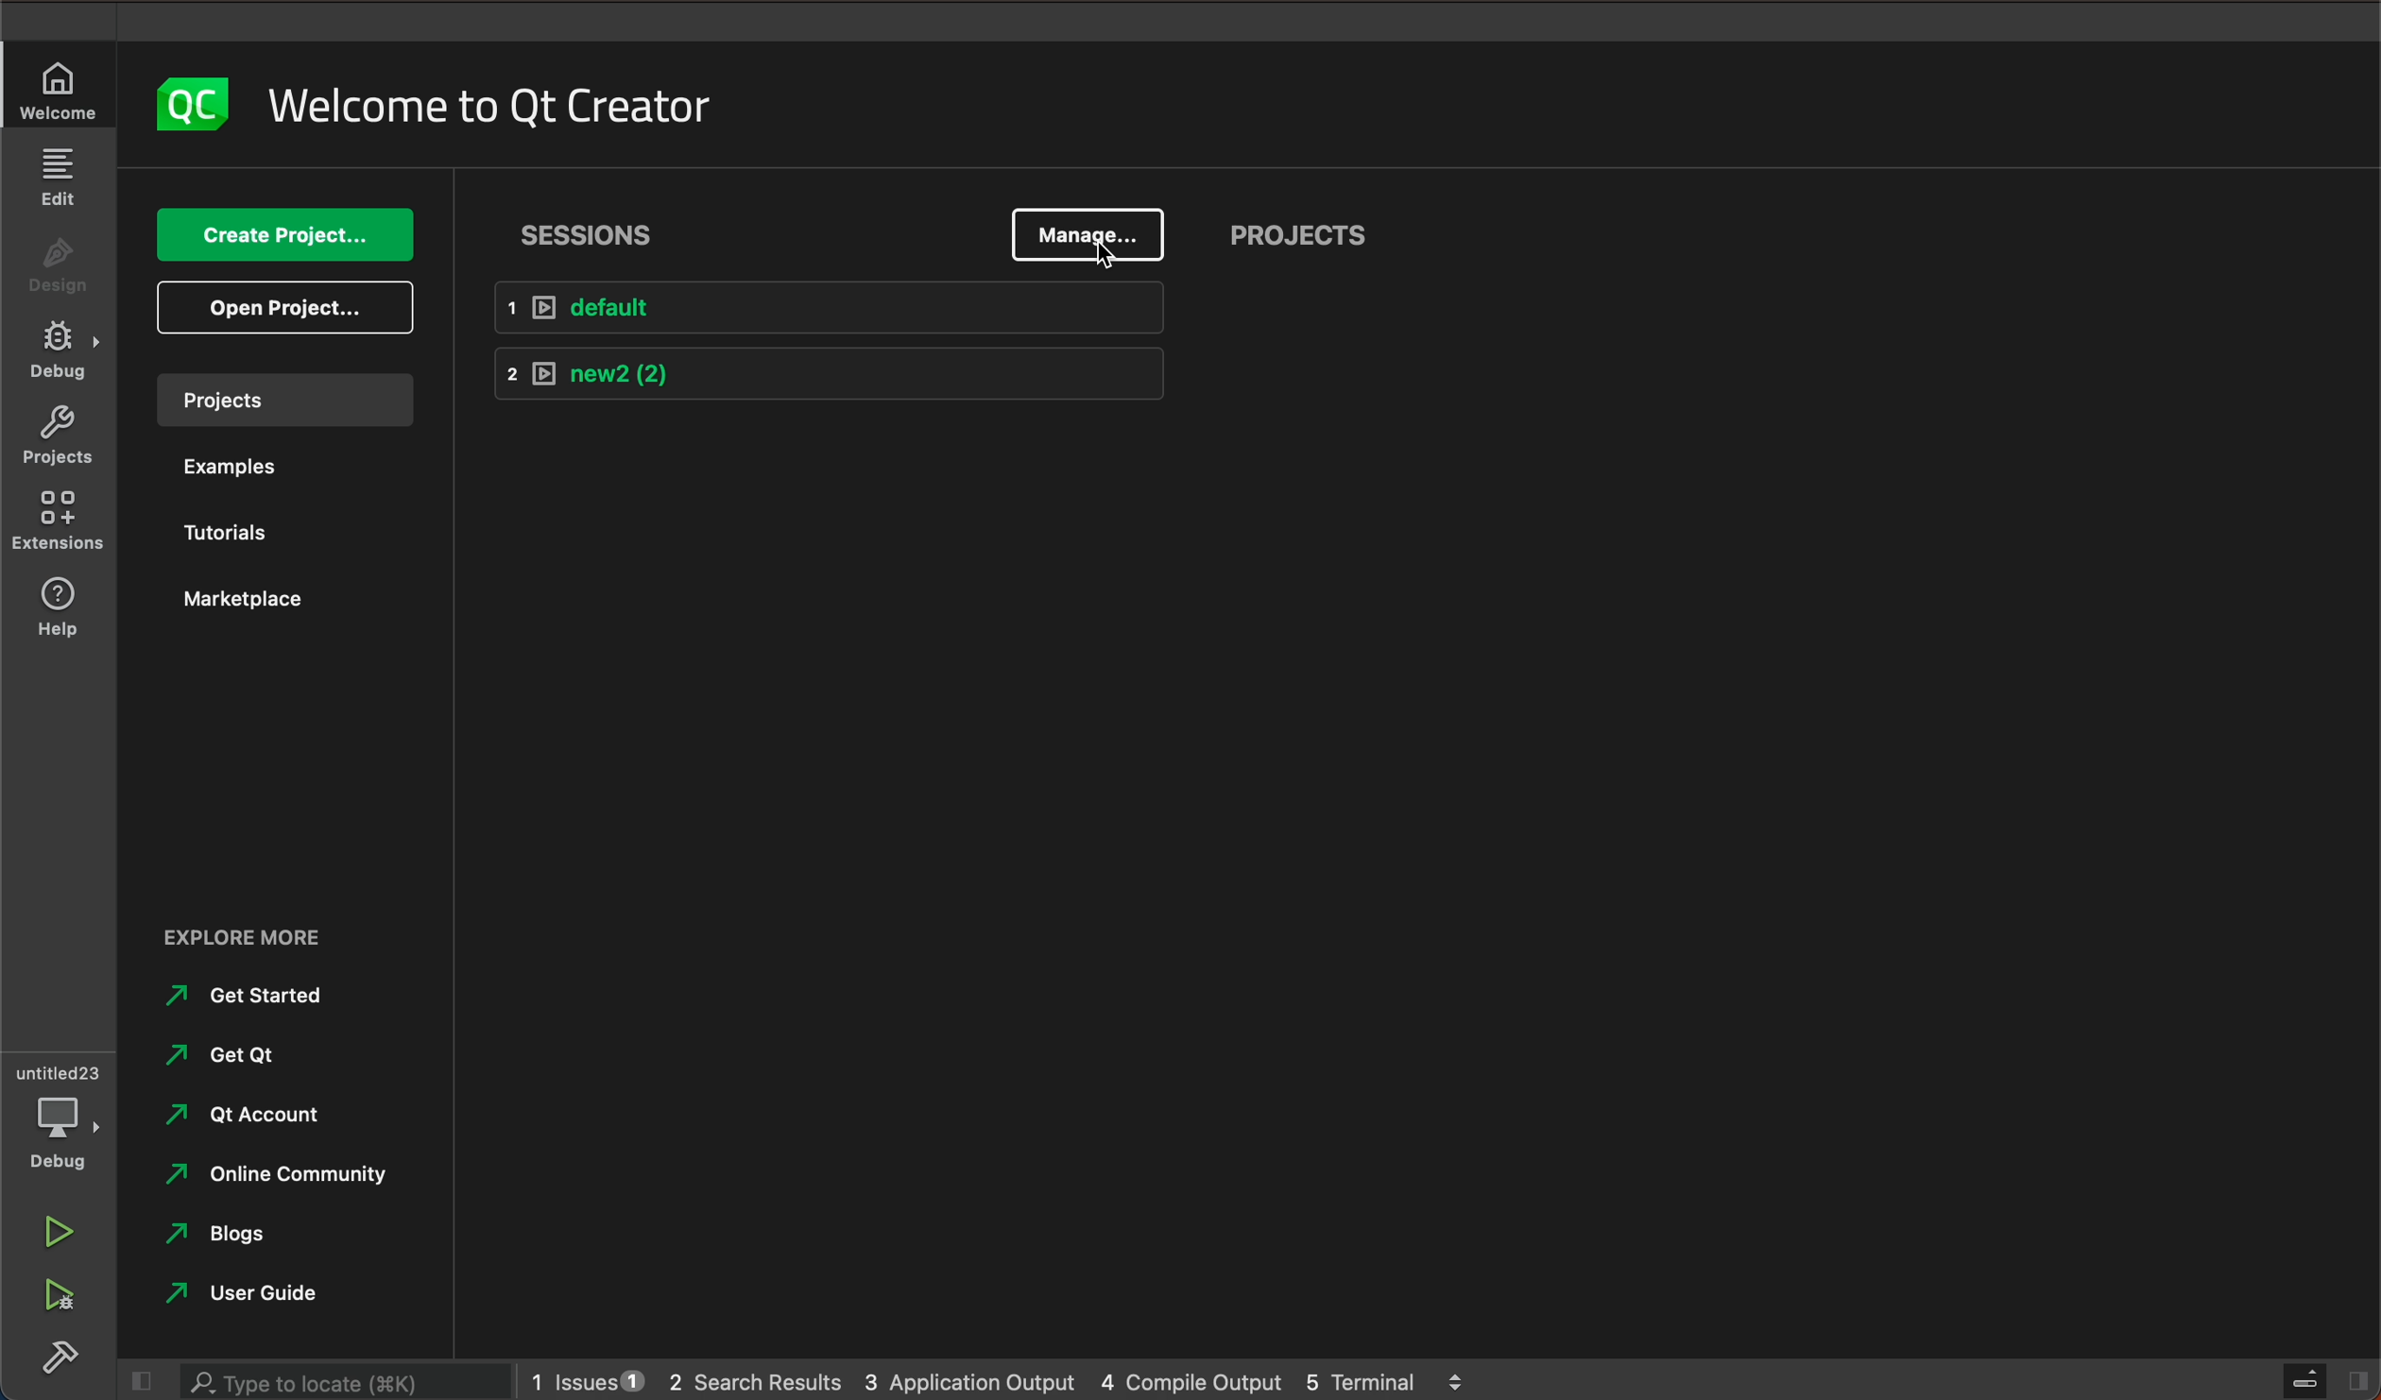 The width and height of the screenshot is (2381, 1400). Describe the element at coordinates (60, 89) in the screenshot. I see `welcome` at that location.